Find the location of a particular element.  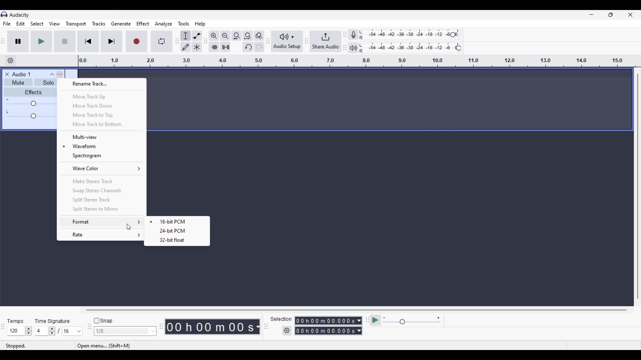

Slider to change playback speed is located at coordinates (412, 322).